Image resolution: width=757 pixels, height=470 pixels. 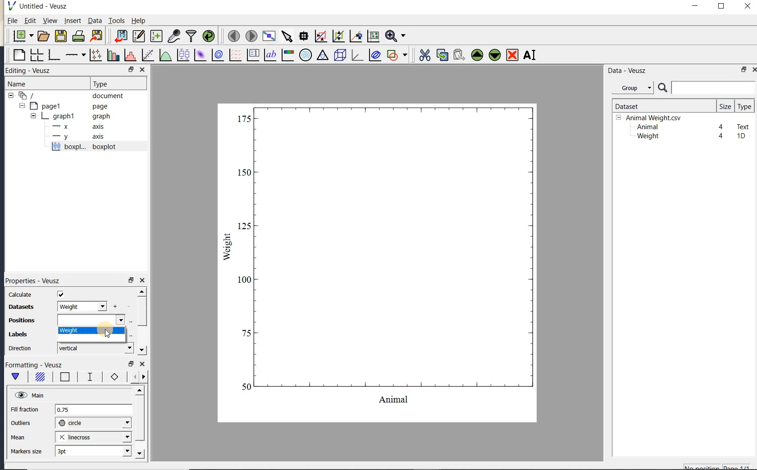 I want to click on 1D, so click(x=741, y=136).